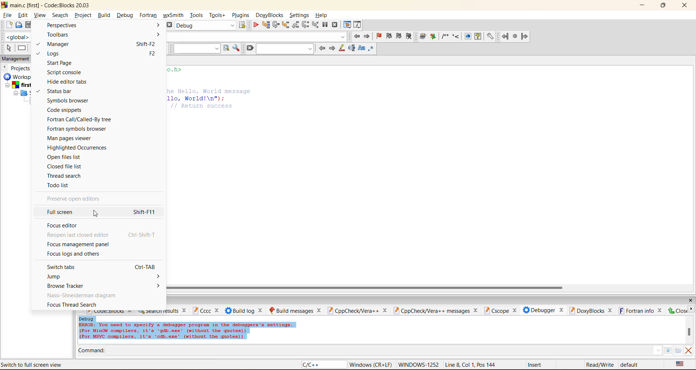 The image size is (696, 370). Describe the element at coordinates (294, 310) in the screenshot. I see `build messages` at that location.